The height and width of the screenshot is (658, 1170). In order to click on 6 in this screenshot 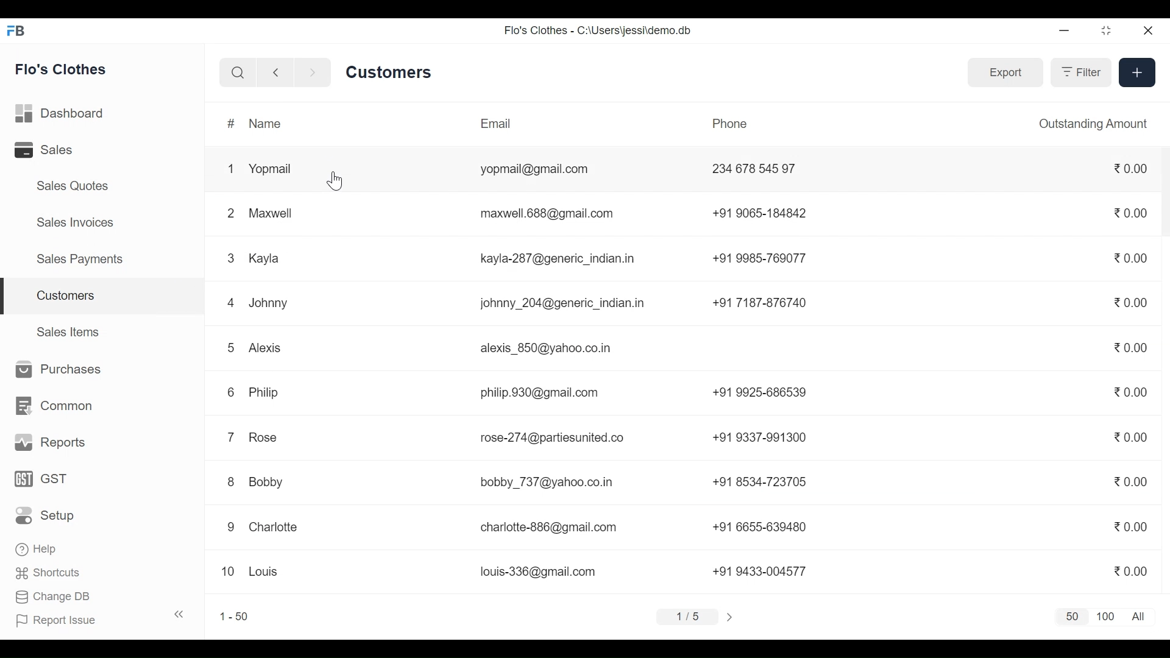, I will do `click(232, 392)`.